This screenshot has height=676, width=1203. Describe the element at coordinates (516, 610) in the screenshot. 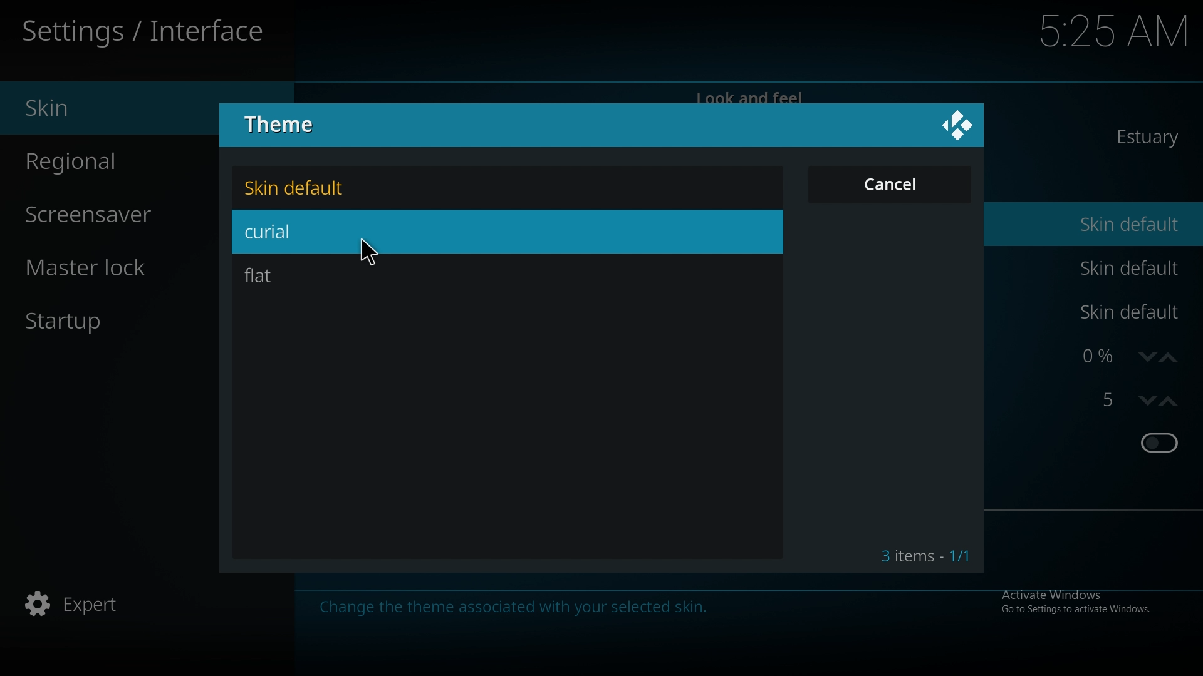

I see `Change the theme associated with your selected skin.` at that location.